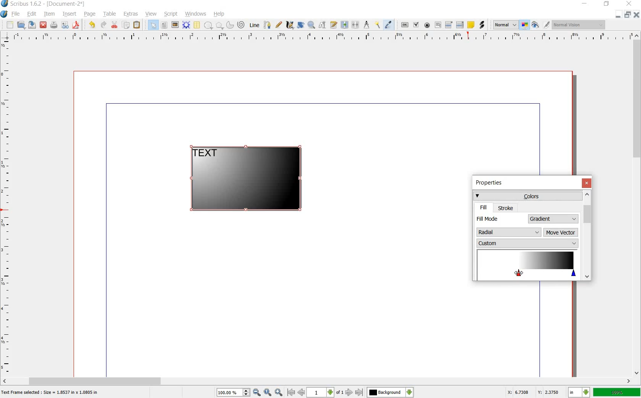 This screenshot has height=398, width=641. I want to click on radial, so click(509, 231).